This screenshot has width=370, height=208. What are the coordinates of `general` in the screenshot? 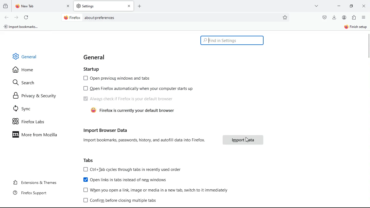 It's located at (96, 57).